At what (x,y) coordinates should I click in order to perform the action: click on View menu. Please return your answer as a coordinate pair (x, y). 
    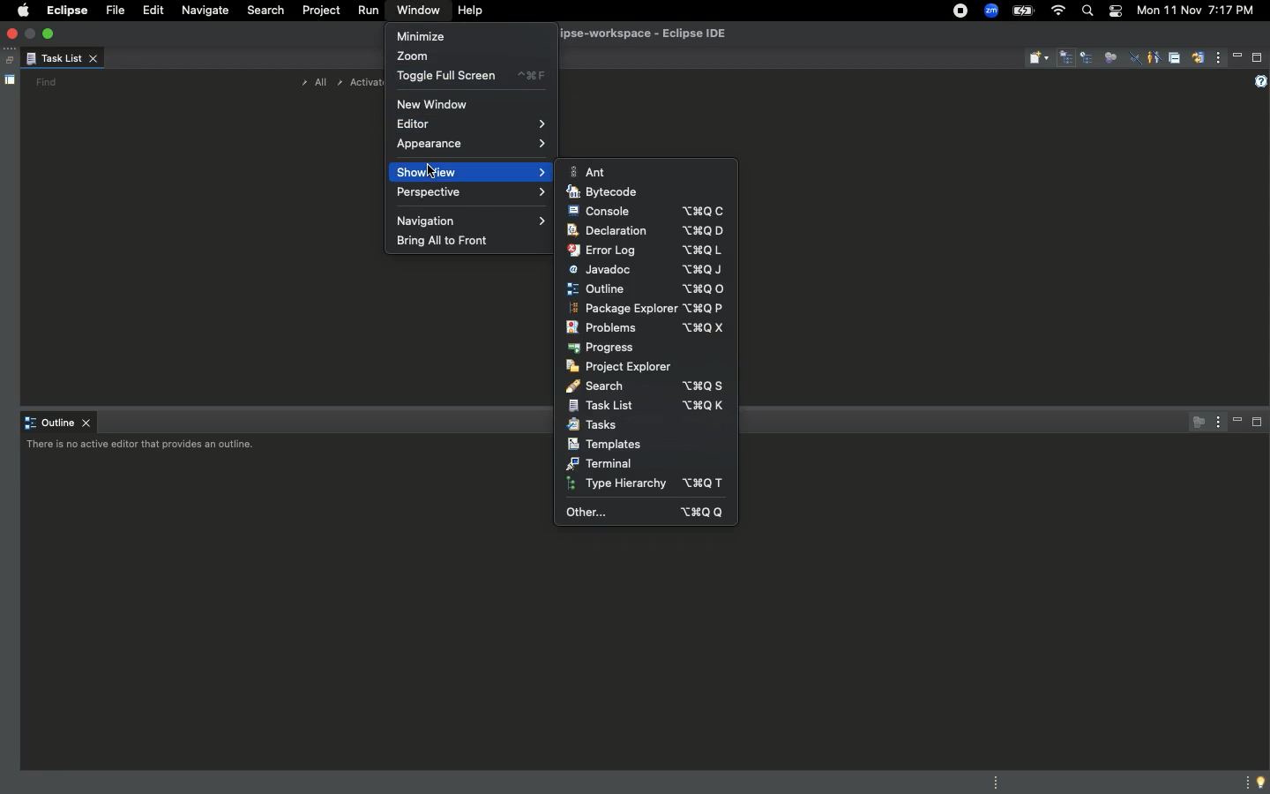
    Looking at the image, I should click on (1219, 60).